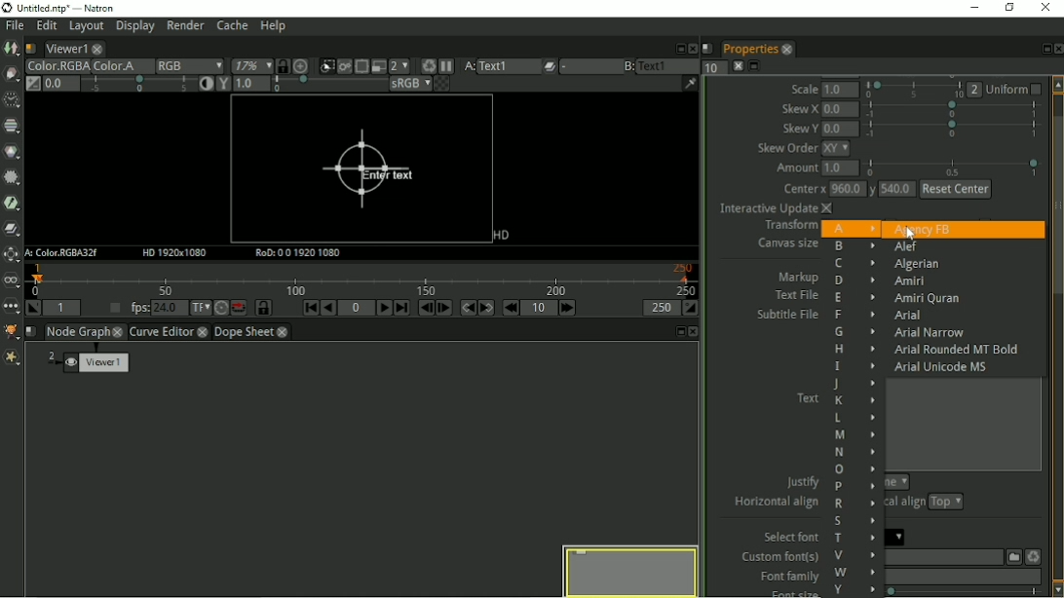 This screenshot has width=1064, height=598. Describe the element at coordinates (787, 227) in the screenshot. I see `Transform` at that location.